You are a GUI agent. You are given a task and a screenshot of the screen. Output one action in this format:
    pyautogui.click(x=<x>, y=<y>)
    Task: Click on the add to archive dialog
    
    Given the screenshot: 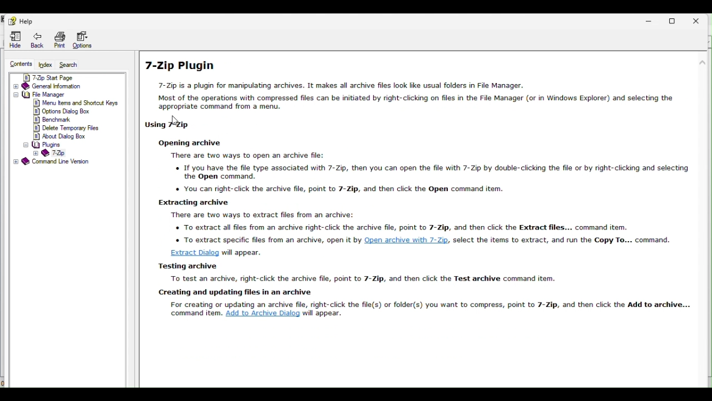 What is the action you would take?
    pyautogui.click(x=260, y=314)
    